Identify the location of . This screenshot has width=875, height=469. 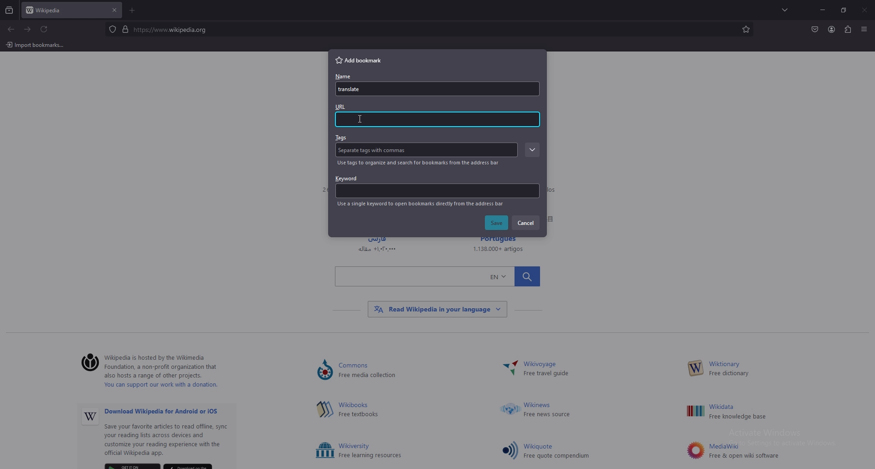
(371, 451).